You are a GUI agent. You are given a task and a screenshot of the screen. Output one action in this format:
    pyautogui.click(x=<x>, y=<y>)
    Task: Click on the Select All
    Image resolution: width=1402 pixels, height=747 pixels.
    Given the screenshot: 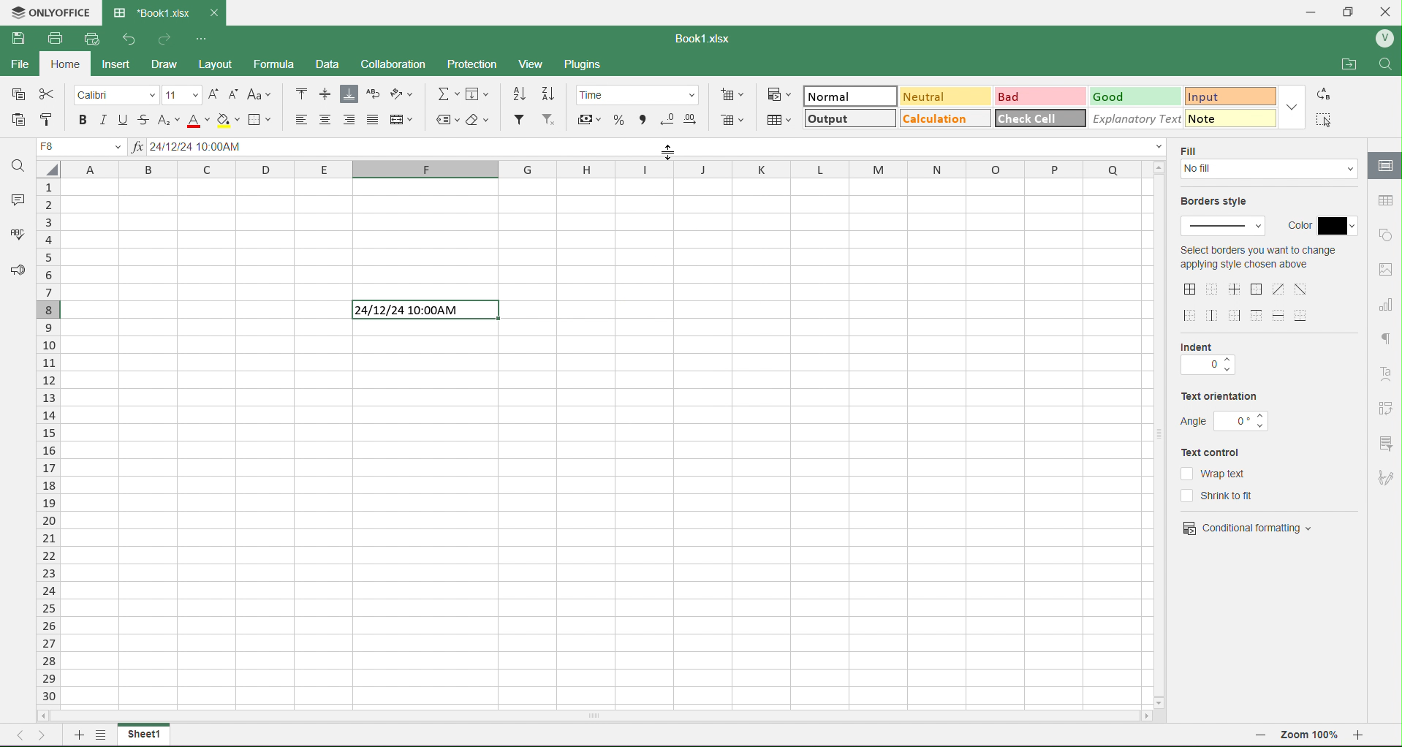 What is the action you would take?
    pyautogui.click(x=1327, y=119)
    